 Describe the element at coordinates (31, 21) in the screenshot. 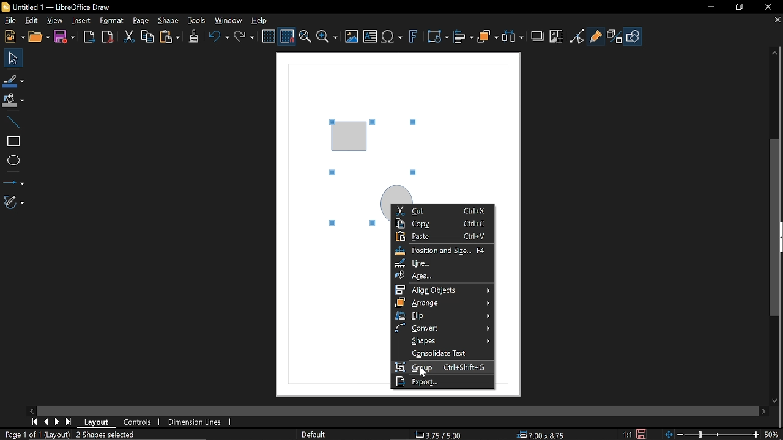

I see `Edit` at that location.